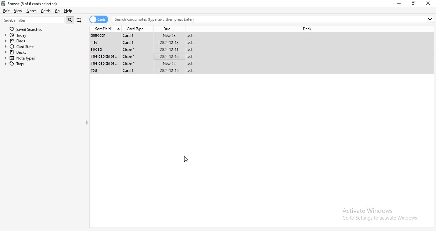  I want to click on close, so click(429, 3).